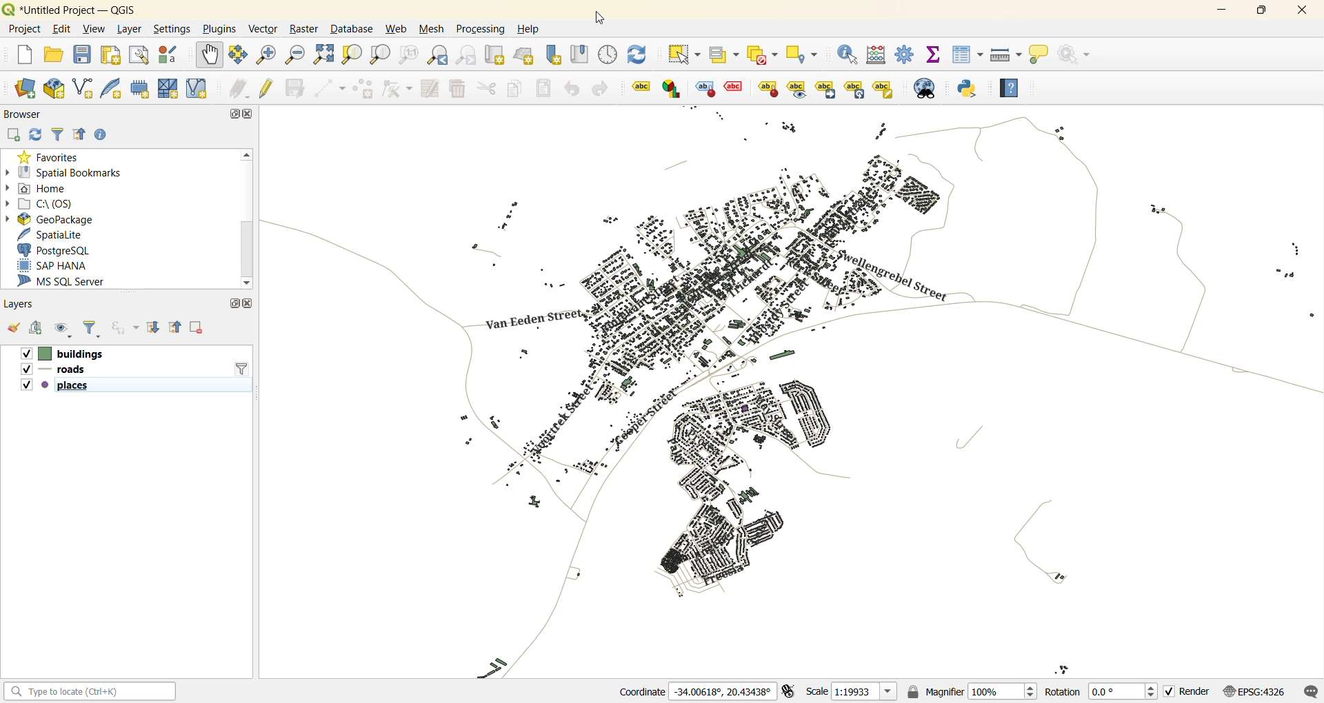  Describe the element at coordinates (128, 30) in the screenshot. I see `layer` at that location.